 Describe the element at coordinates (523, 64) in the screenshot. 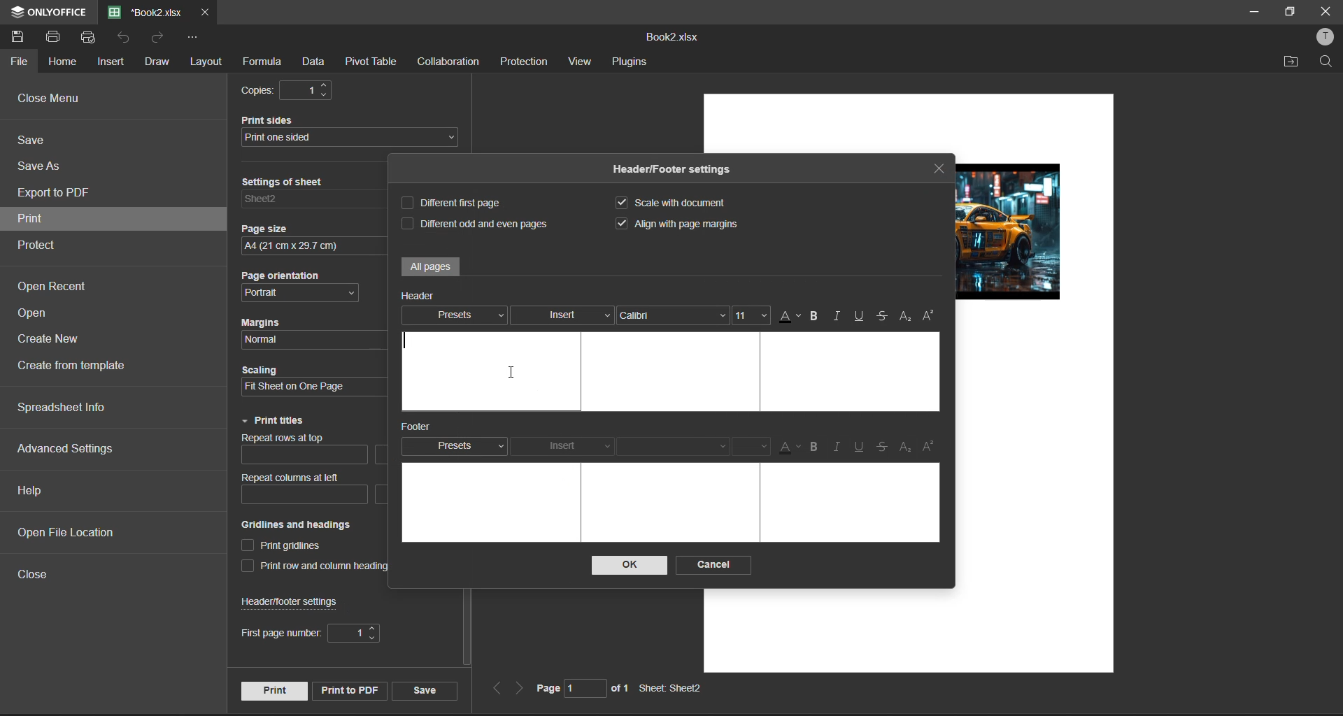

I see `protection` at that location.